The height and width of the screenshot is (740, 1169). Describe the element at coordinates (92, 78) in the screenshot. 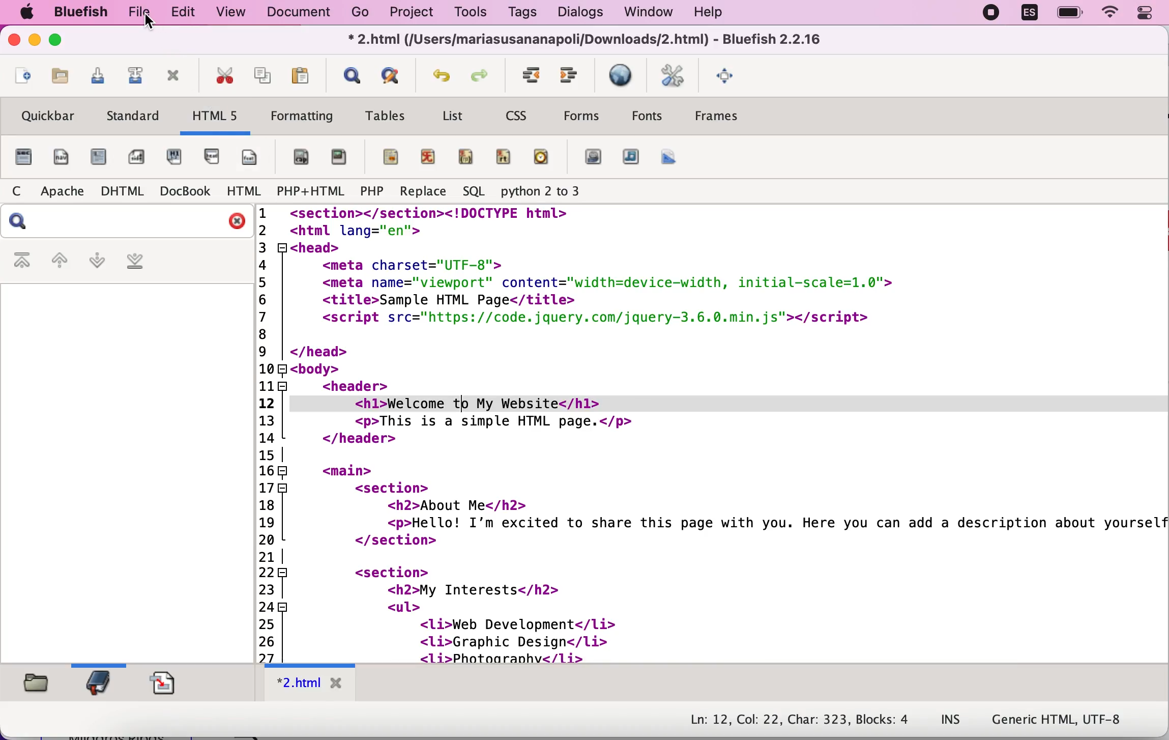

I see `save current file` at that location.